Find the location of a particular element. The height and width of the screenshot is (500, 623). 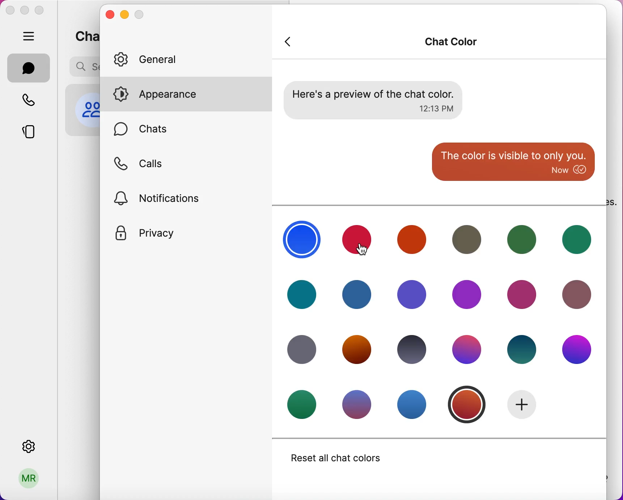

settings is located at coordinates (30, 444).